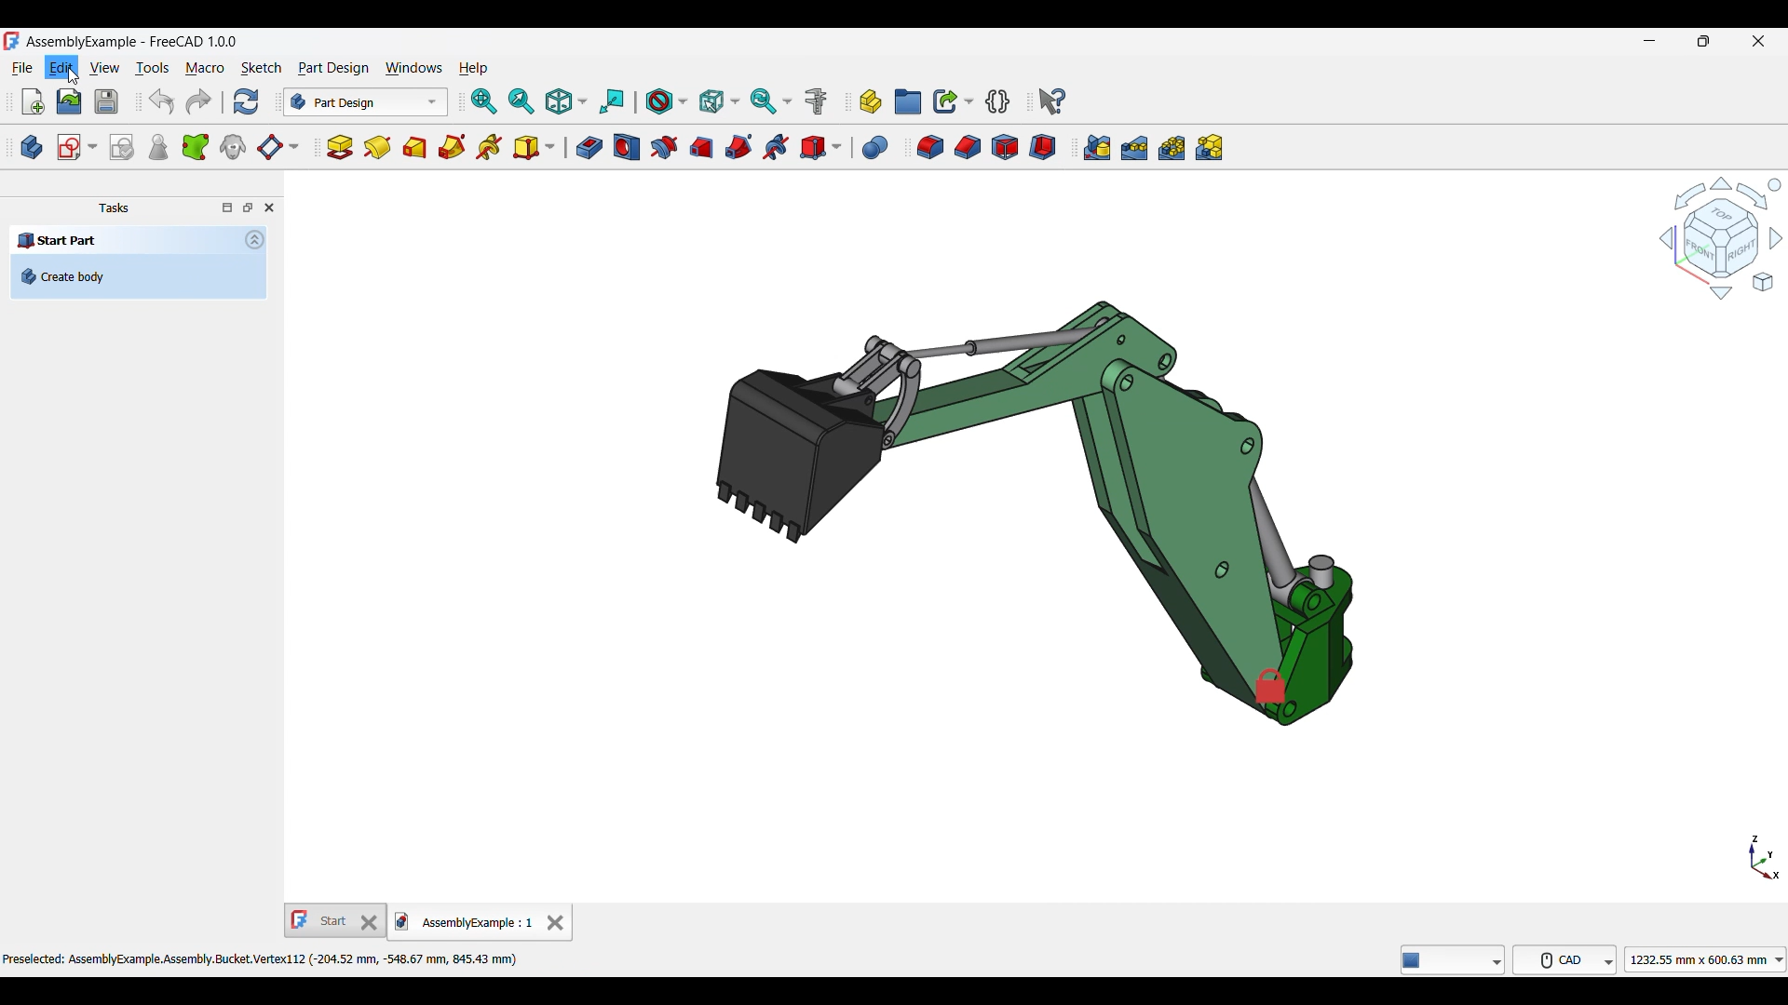 The height and width of the screenshot is (1005, 1788). I want to click on Macro menu, so click(205, 69).